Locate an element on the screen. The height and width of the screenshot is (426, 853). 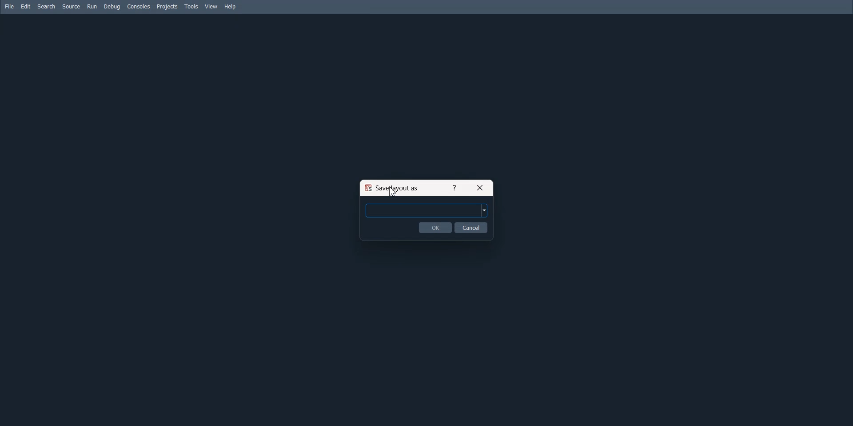
Help is located at coordinates (231, 7).